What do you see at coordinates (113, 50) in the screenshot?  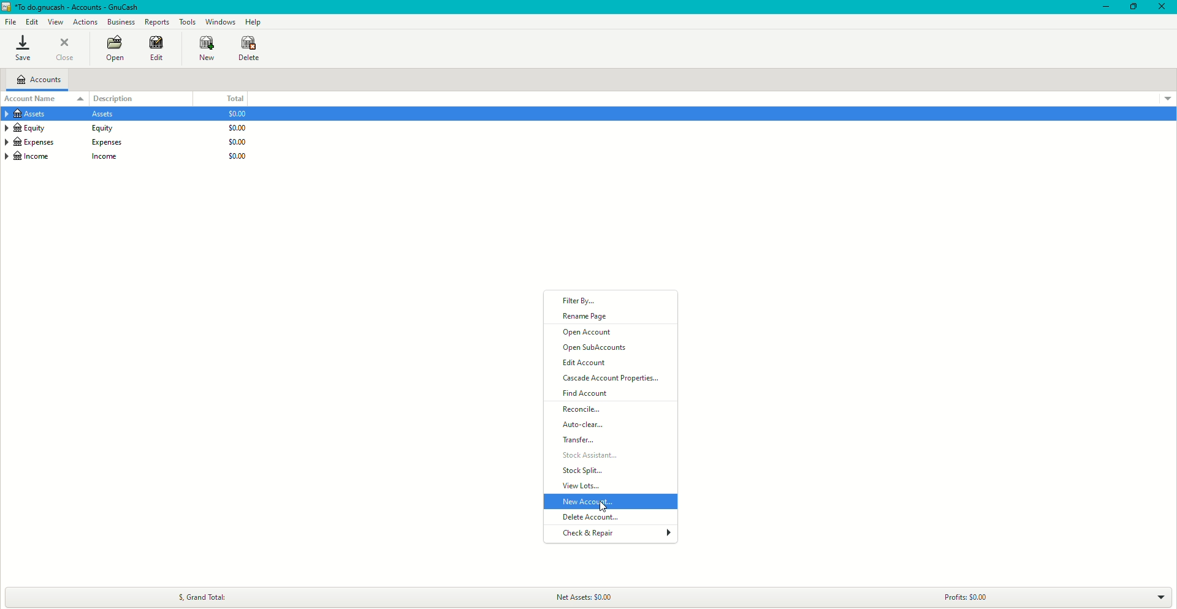 I see `Open` at bounding box center [113, 50].